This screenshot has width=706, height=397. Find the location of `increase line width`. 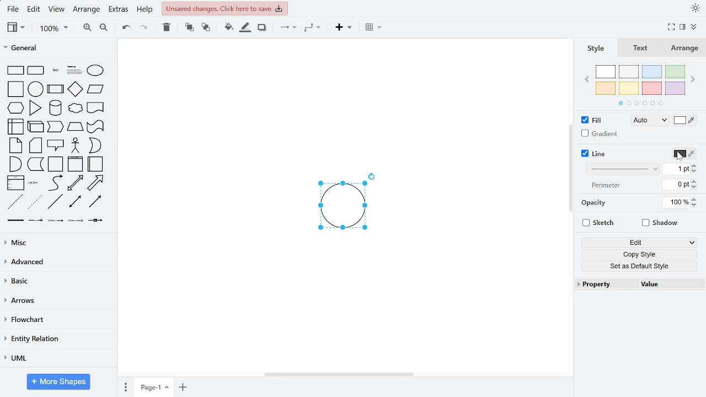

increase line width is located at coordinates (696, 165).